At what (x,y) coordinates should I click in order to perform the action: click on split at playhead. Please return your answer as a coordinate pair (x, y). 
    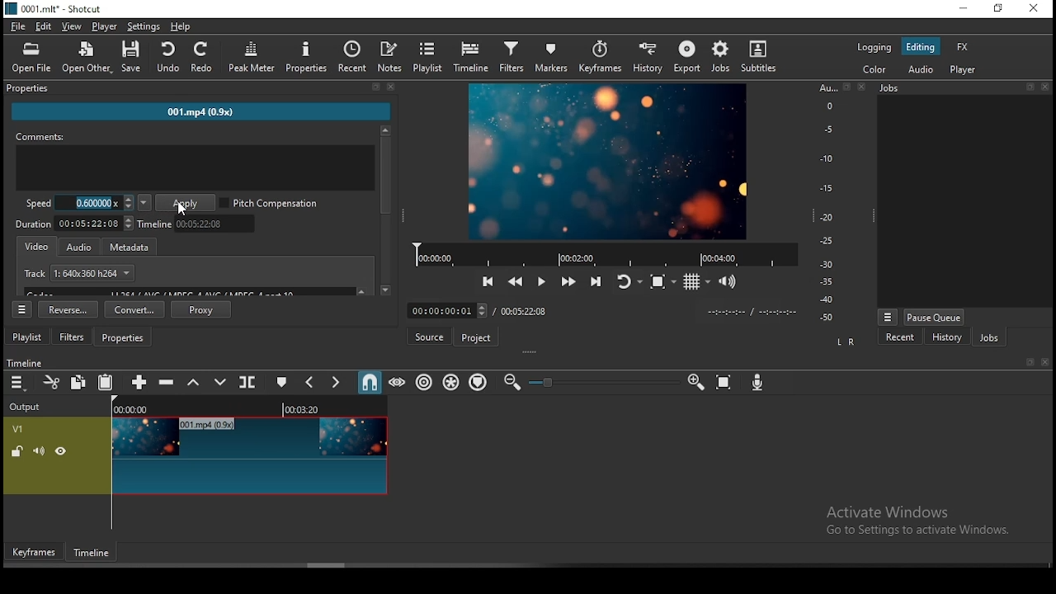
    Looking at the image, I should click on (247, 383).